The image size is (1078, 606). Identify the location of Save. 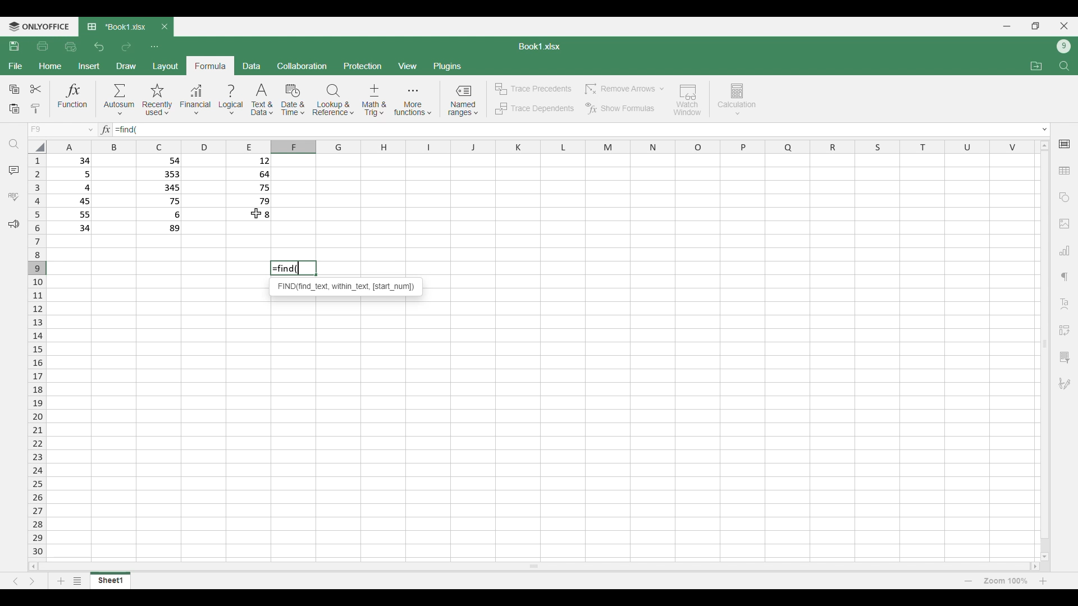
(15, 46).